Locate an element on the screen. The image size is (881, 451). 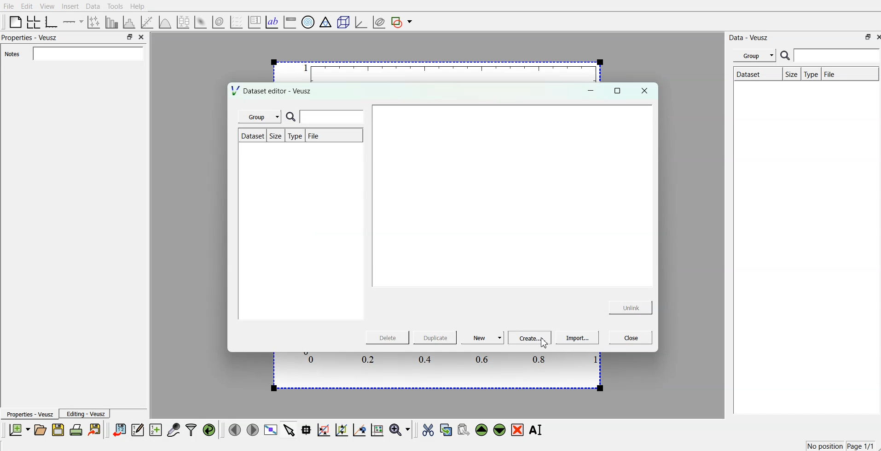
Type is located at coordinates (811, 74).